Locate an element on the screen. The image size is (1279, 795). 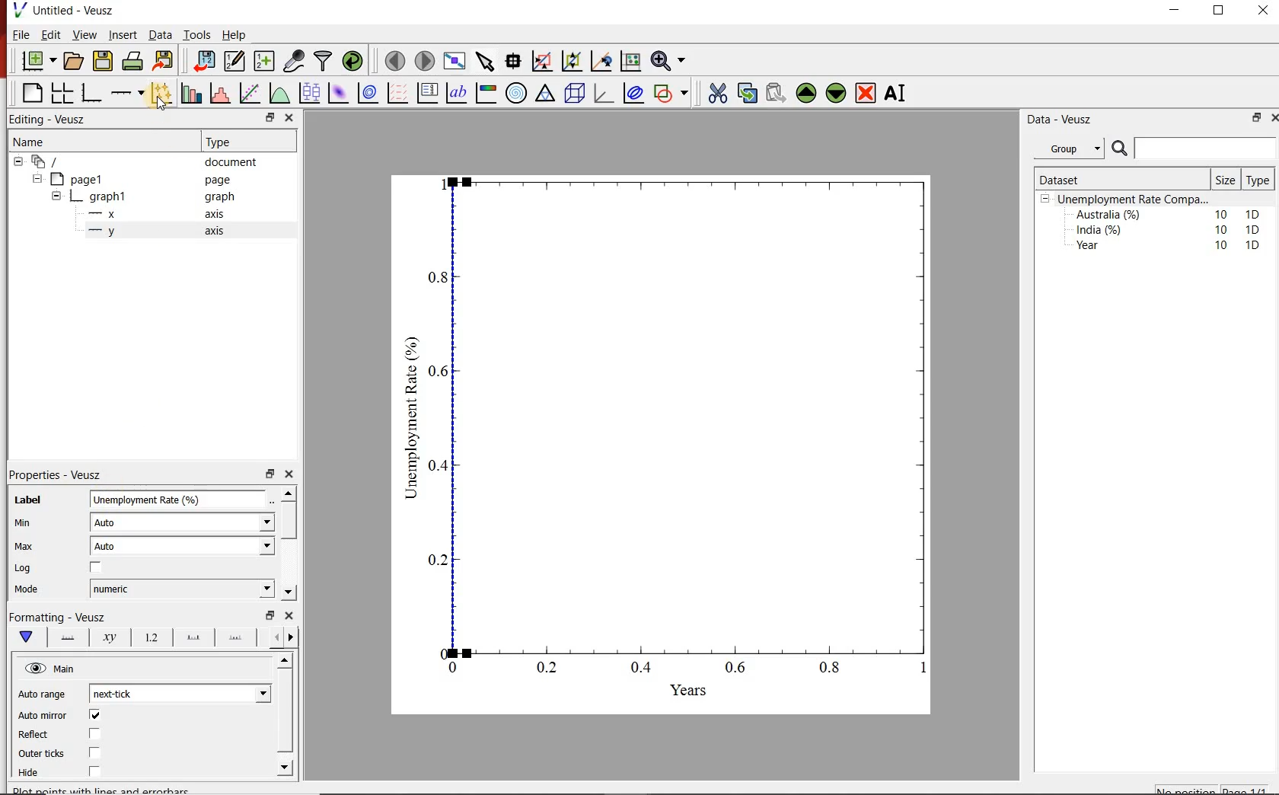
plot vector field is located at coordinates (397, 93).